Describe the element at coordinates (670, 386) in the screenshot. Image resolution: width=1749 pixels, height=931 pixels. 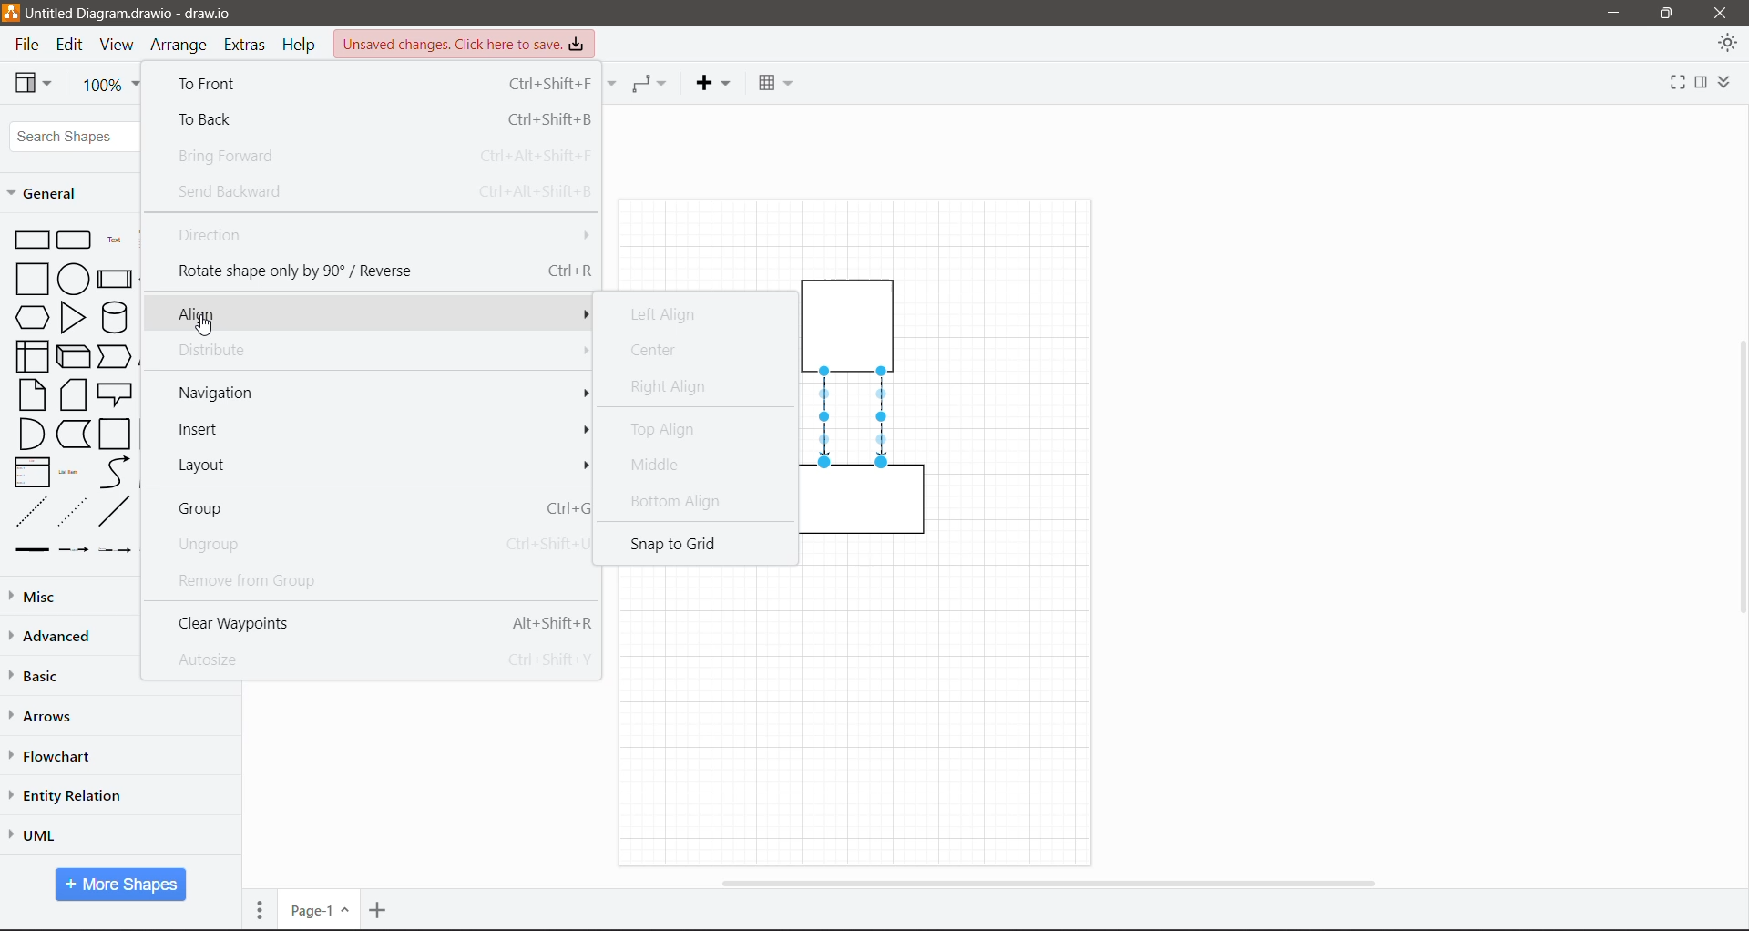
I see `Right Align` at that location.